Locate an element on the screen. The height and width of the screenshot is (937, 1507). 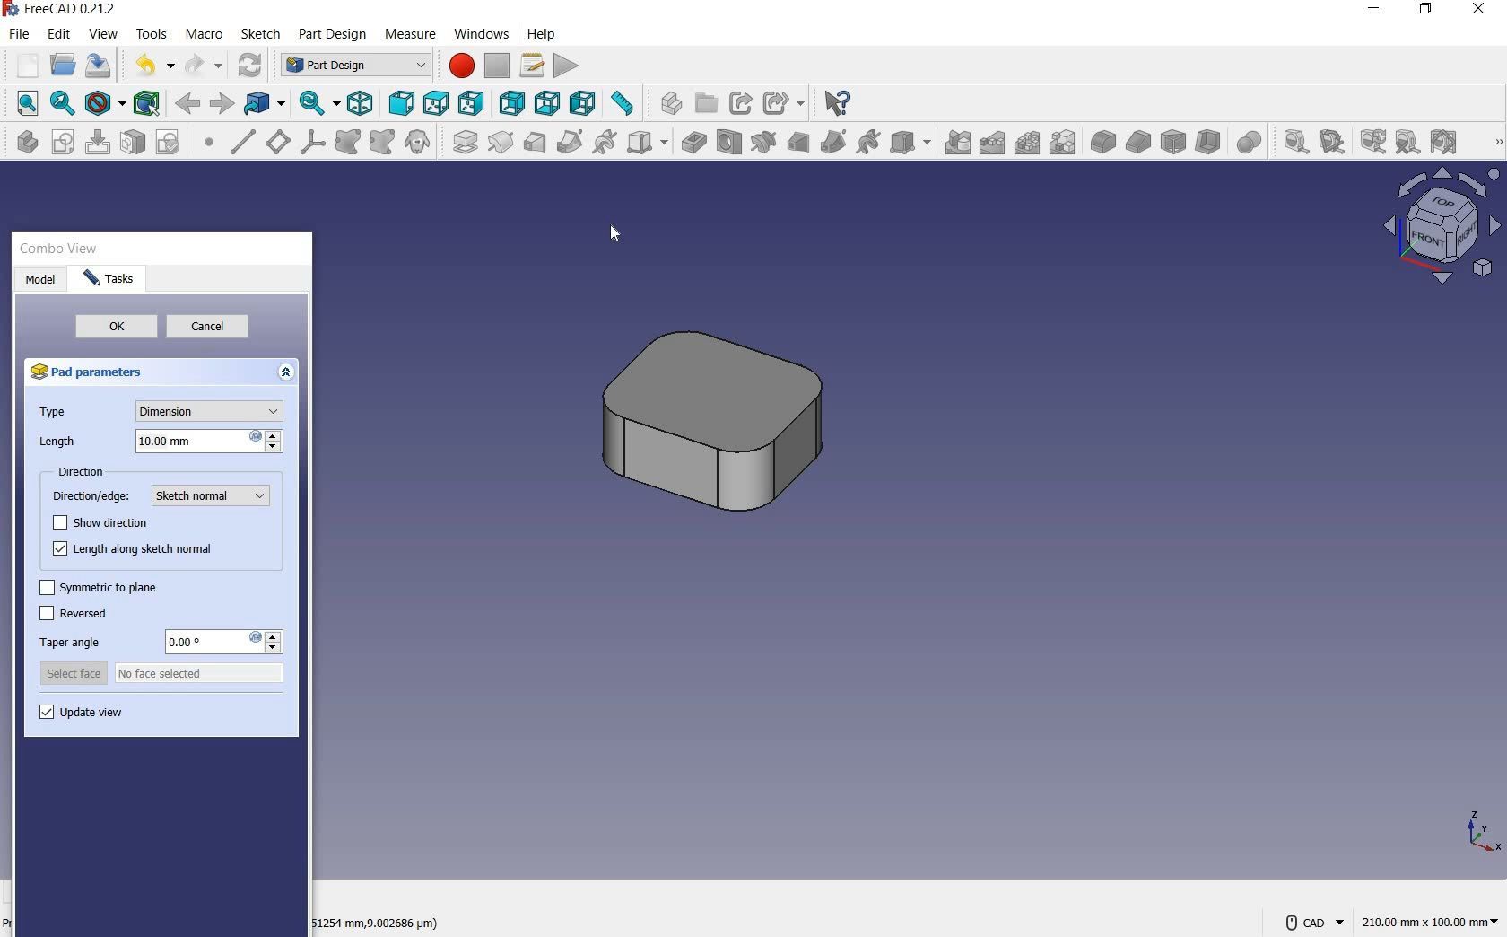
additive helix is located at coordinates (605, 142).